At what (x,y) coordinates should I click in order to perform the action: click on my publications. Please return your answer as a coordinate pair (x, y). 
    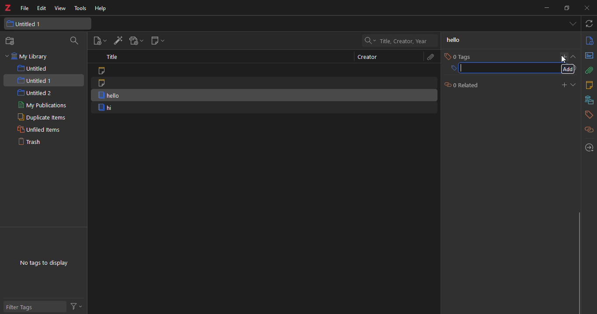
    Looking at the image, I should click on (40, 106).